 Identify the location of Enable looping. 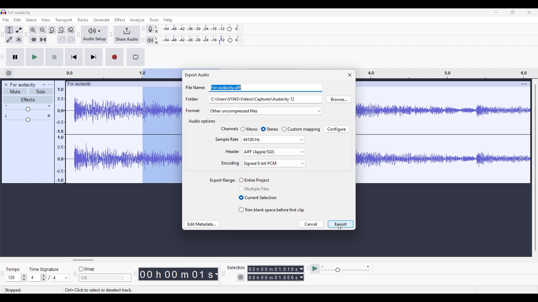
(136, 57).